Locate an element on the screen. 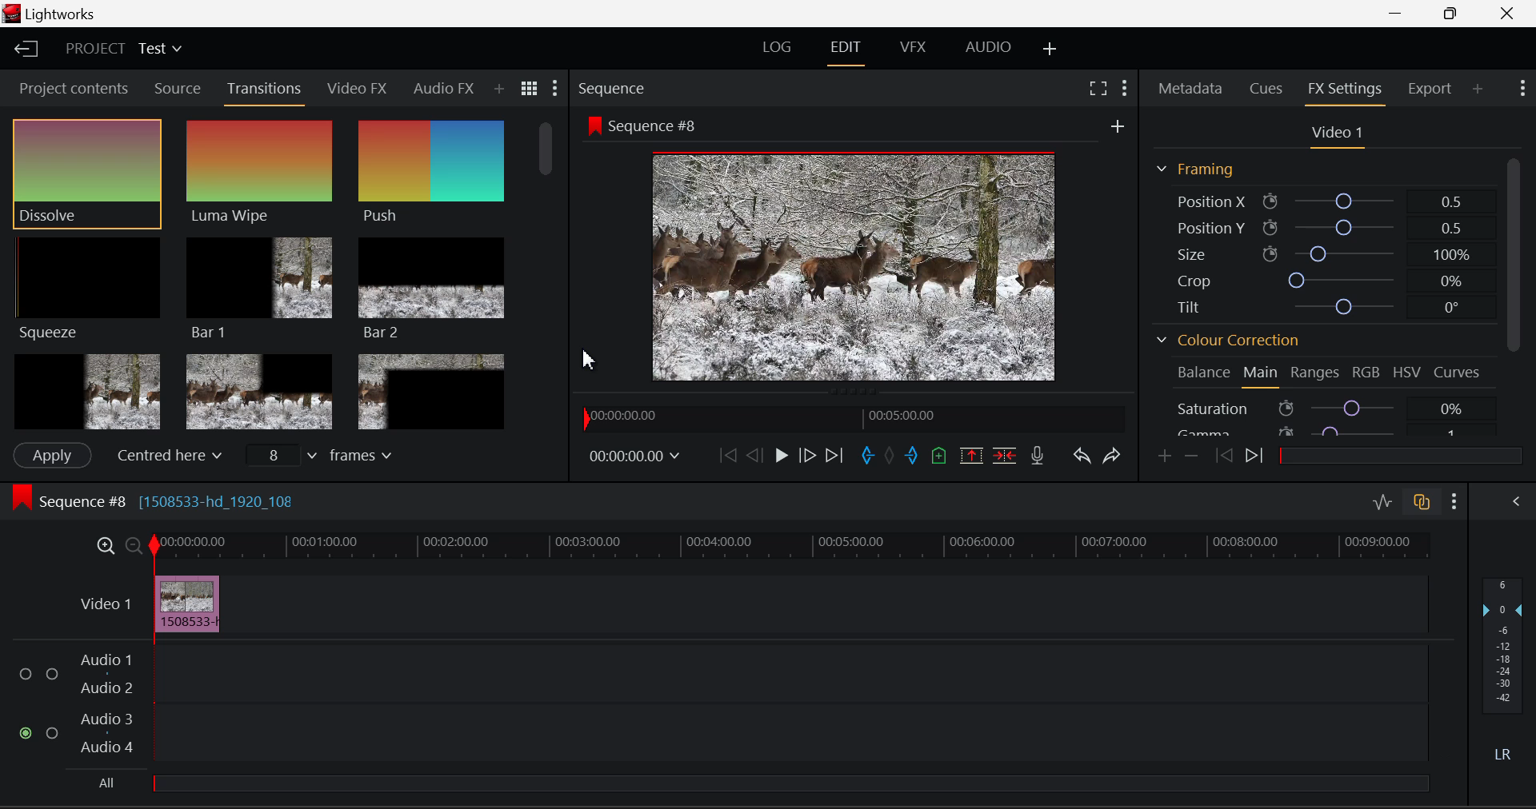 The width and height of the screenshot is (1536, 809). Next keyframe is located at coordinates (1259, 459).